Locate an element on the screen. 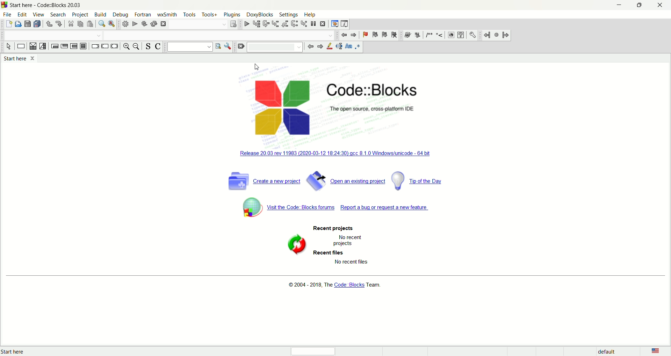  text search is located at coordinates (189, 47).